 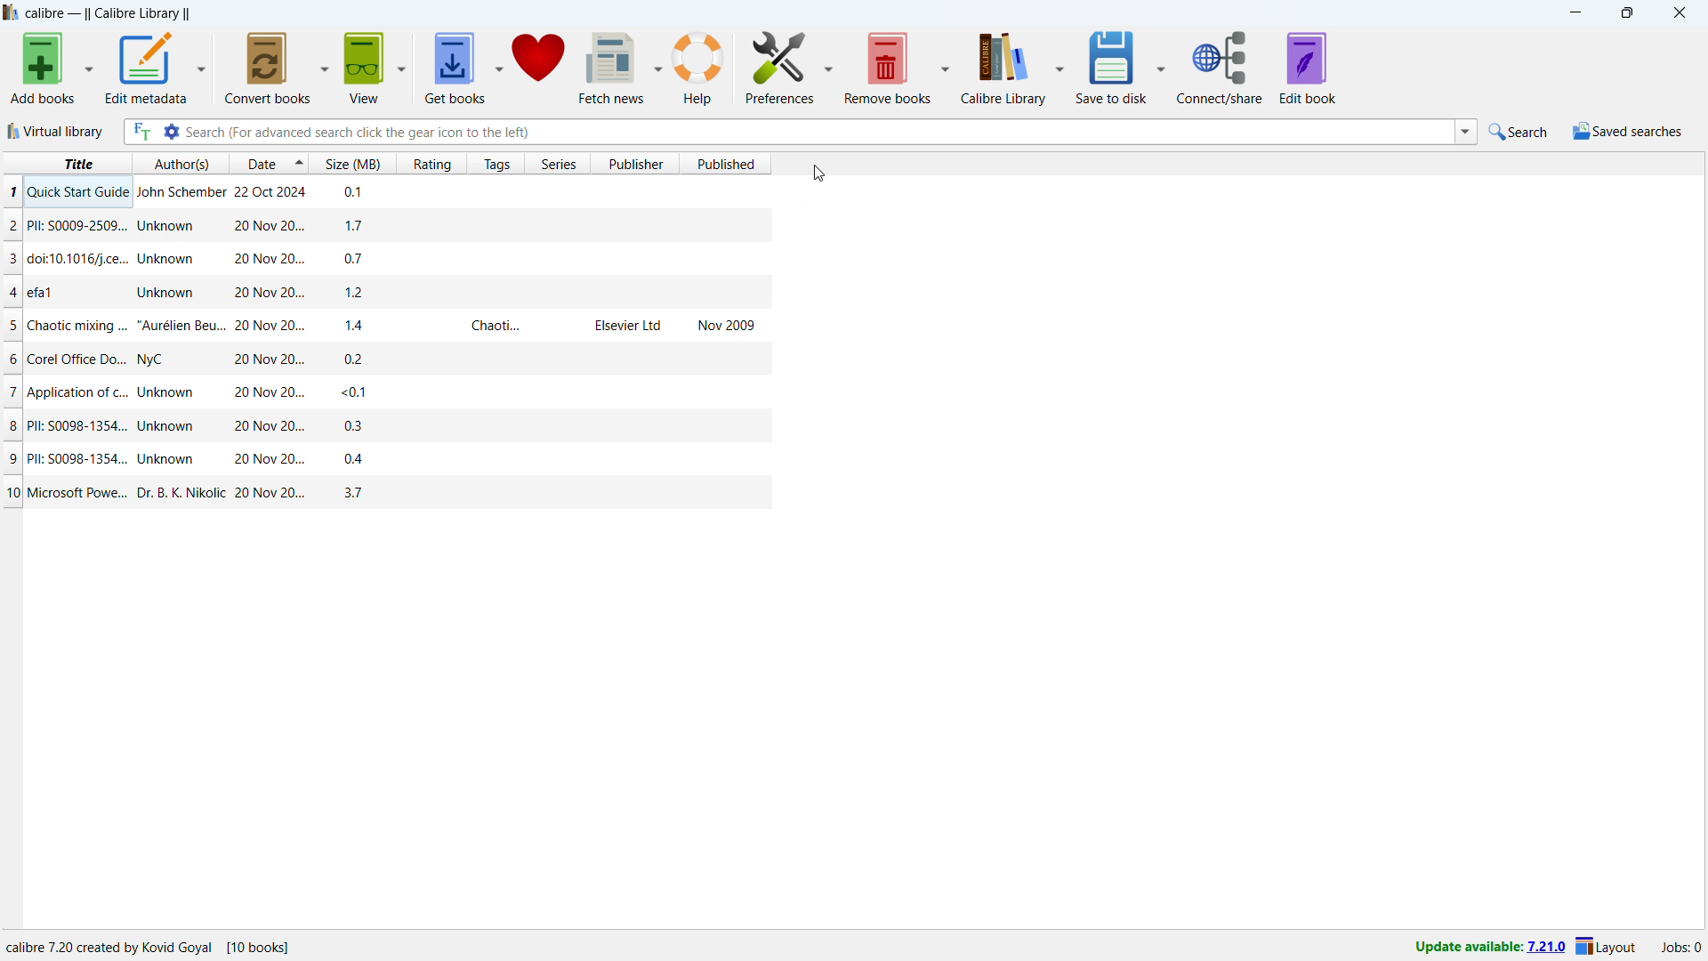 What do you see at coordinates (56, 132) in the screenshot?
I see `virtual library` at bounding box center [56, 132].